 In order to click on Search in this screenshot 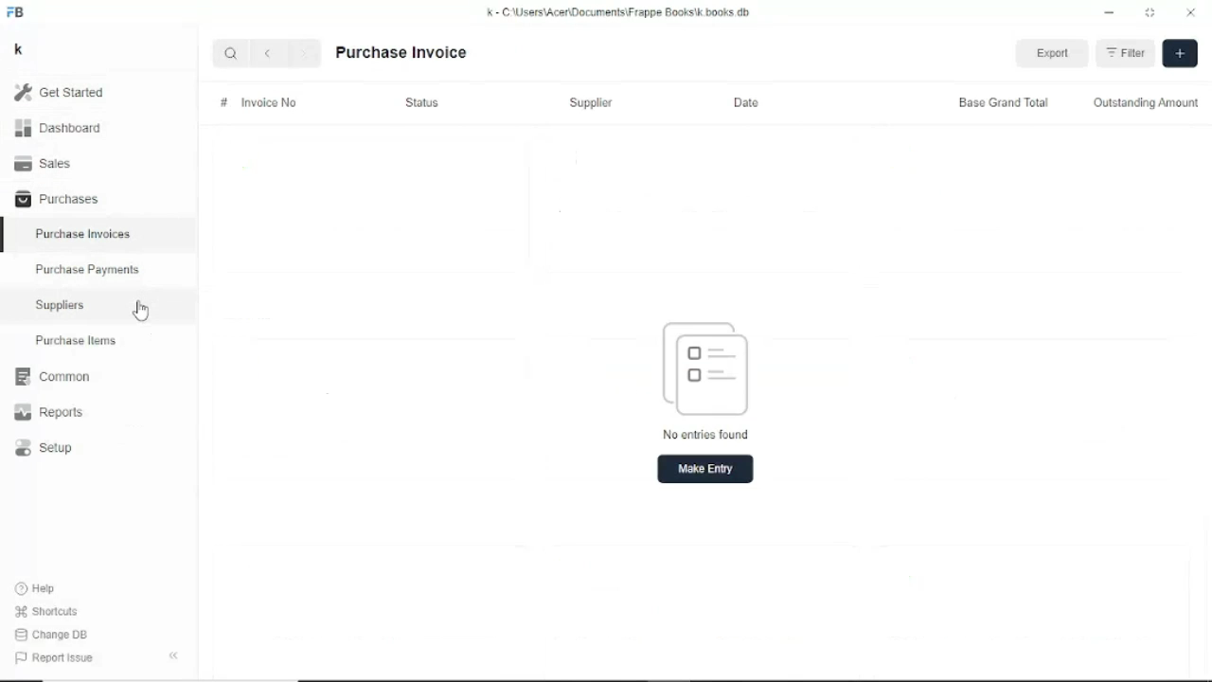, I will do `click(231, 53)`.